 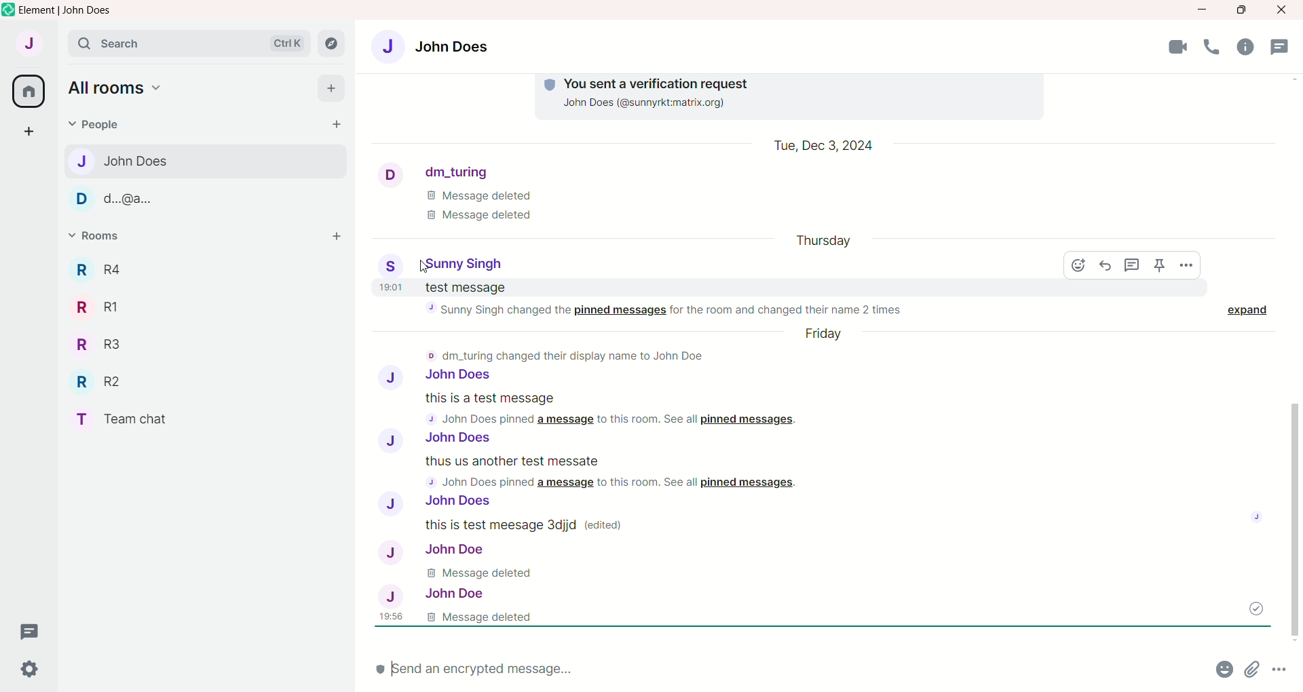 I want to click on element, so click(x=67, y=11).